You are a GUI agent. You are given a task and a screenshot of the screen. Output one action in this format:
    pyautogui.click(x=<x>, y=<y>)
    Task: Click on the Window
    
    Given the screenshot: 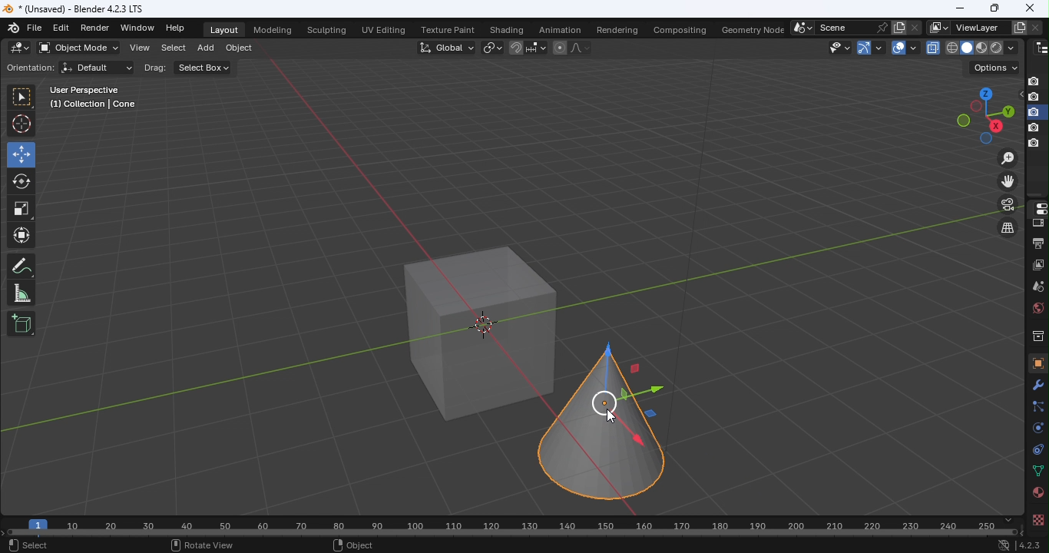 What is the action you would take?
    pyautogui.click(x=137, y=28)
    